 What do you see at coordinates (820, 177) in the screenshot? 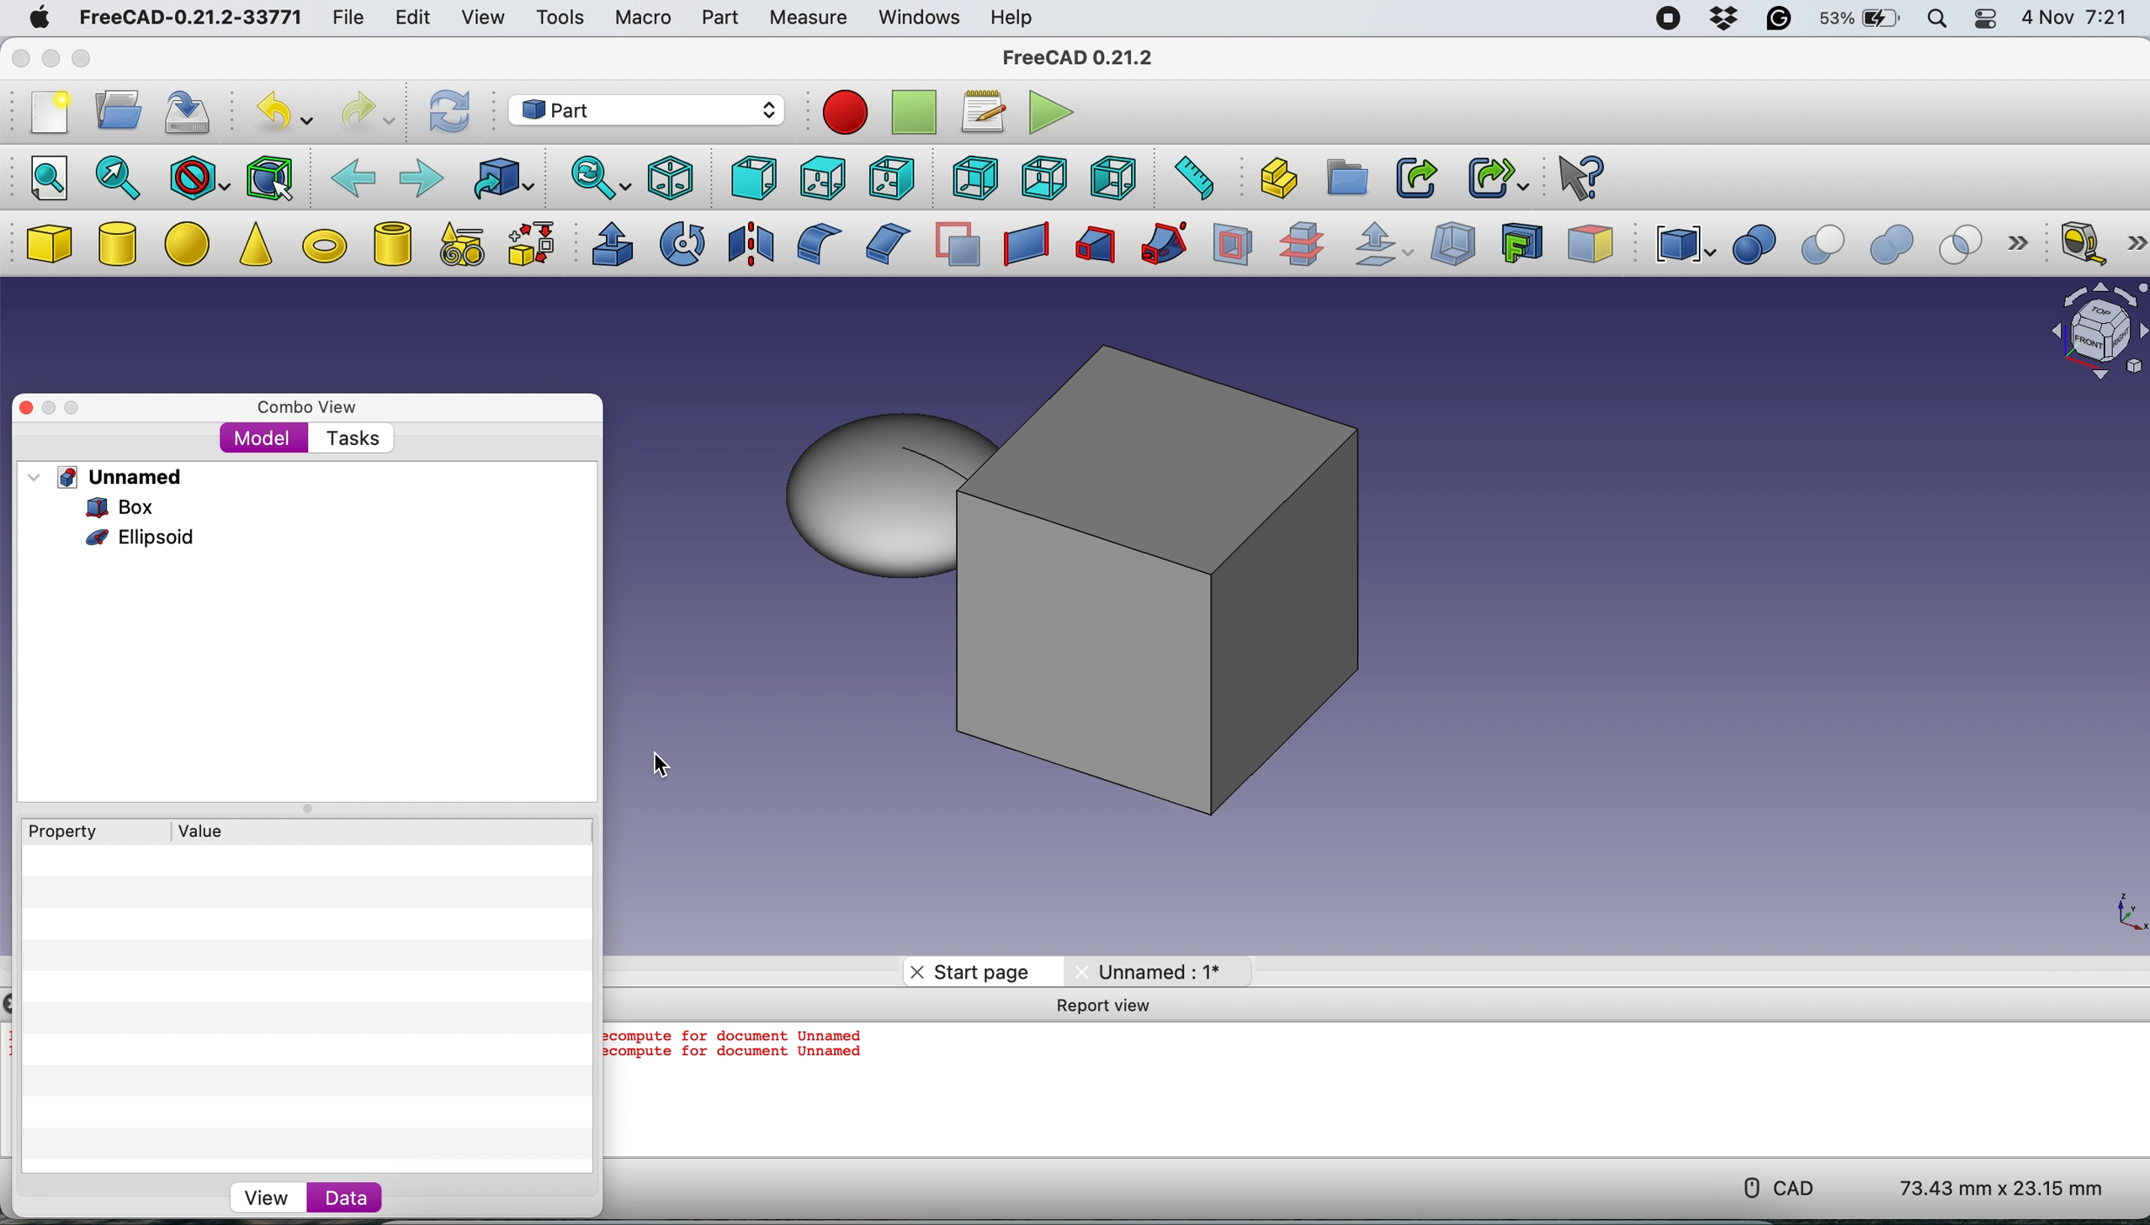
I see `top` at bounding box center [820, 177].